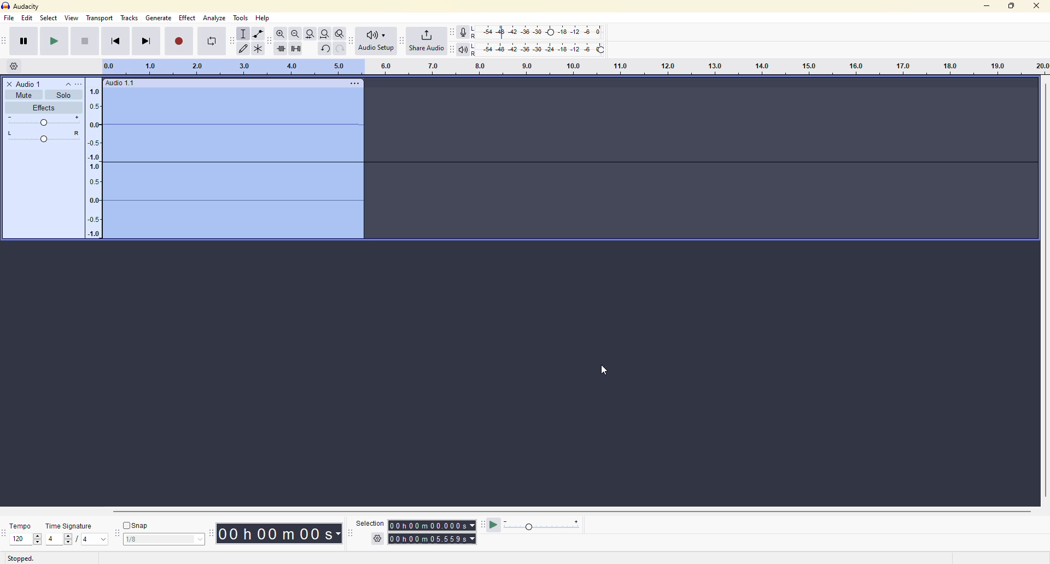  Describe the element at coordinates (100, 17) in the screenshot. I see `transport` at that location.